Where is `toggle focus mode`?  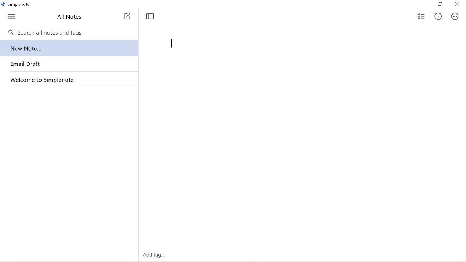 toggle focus mode is located at coordinates (151, 16).